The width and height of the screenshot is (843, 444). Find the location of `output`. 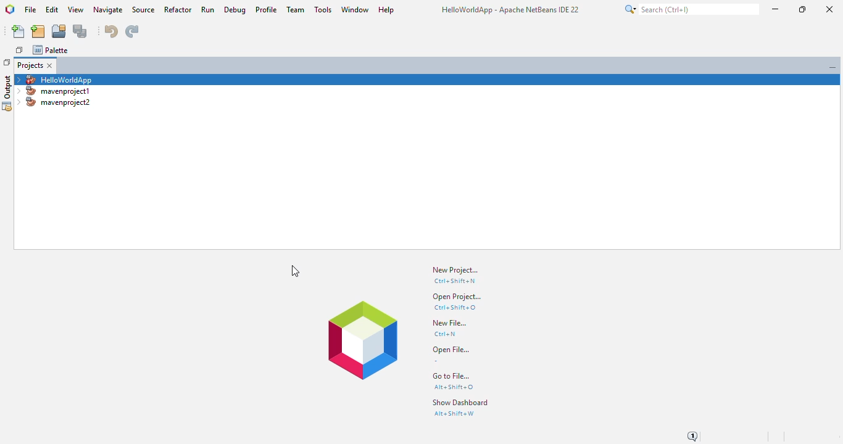

output is located at coordinates (7, 93).